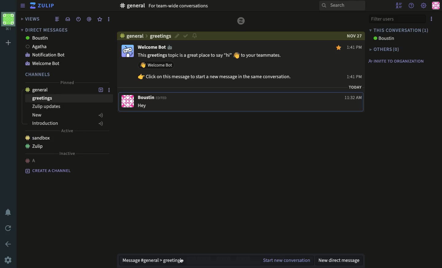 This screenshot has width=442, height=268. Describe the element at coordinates (399, 30) in the screenshot. I see `this conversation (1)` at that location.